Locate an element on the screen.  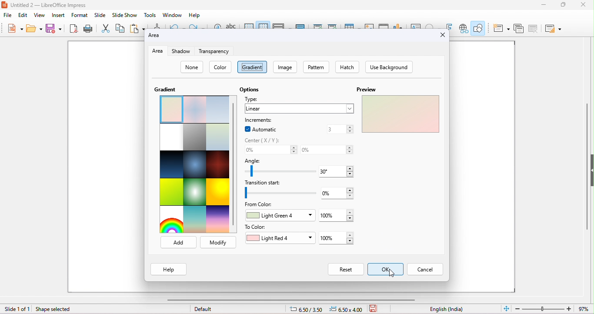
display views is located at coordinates (280, 26).